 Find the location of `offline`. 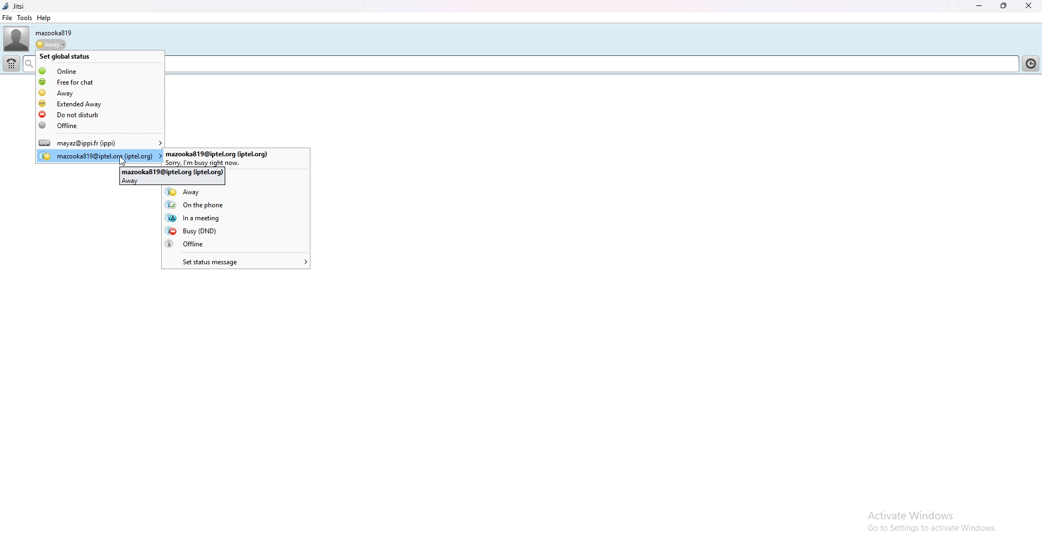

offline is located at coordinates (101, 126).